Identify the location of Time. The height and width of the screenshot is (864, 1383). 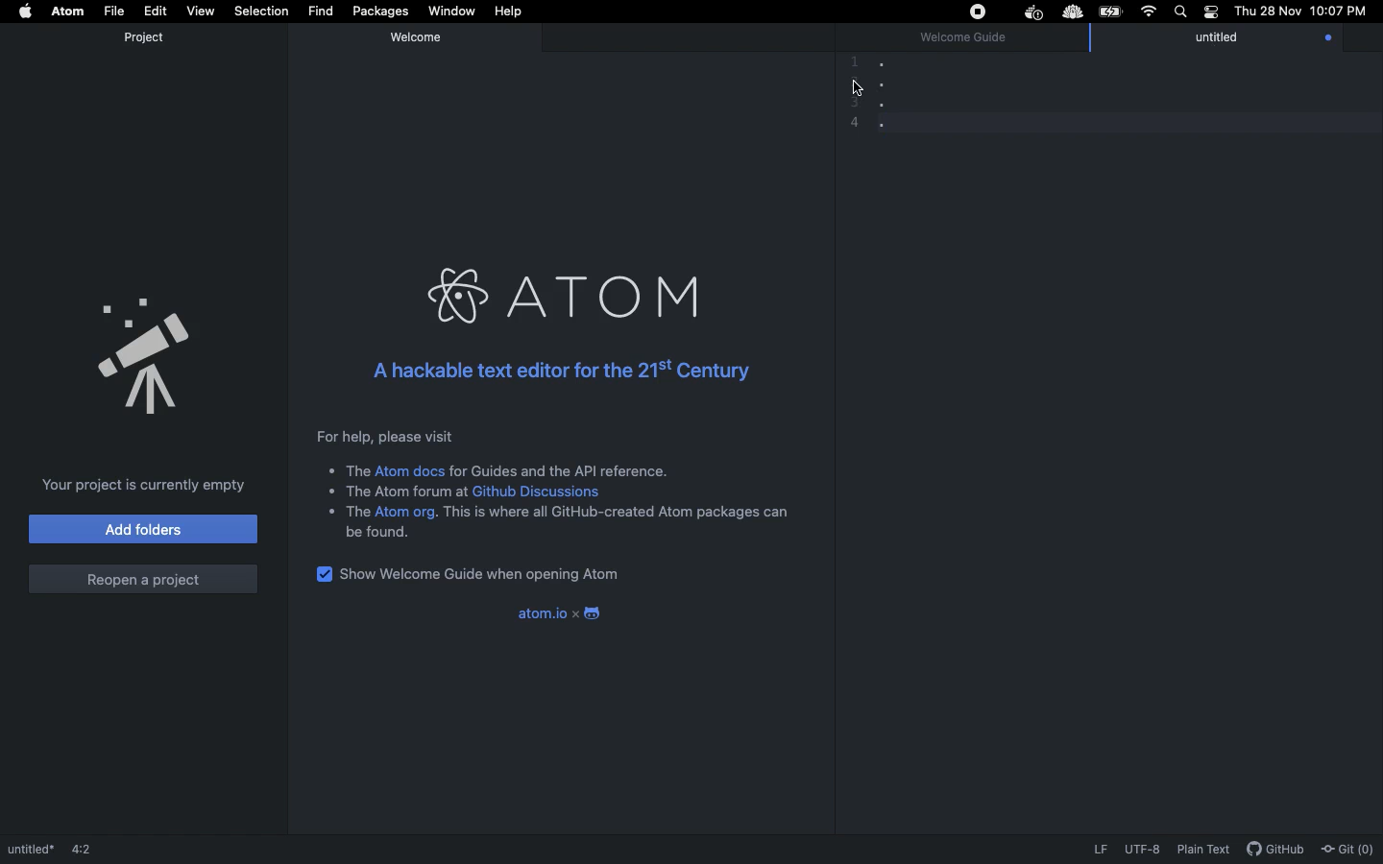
(1339, 13).